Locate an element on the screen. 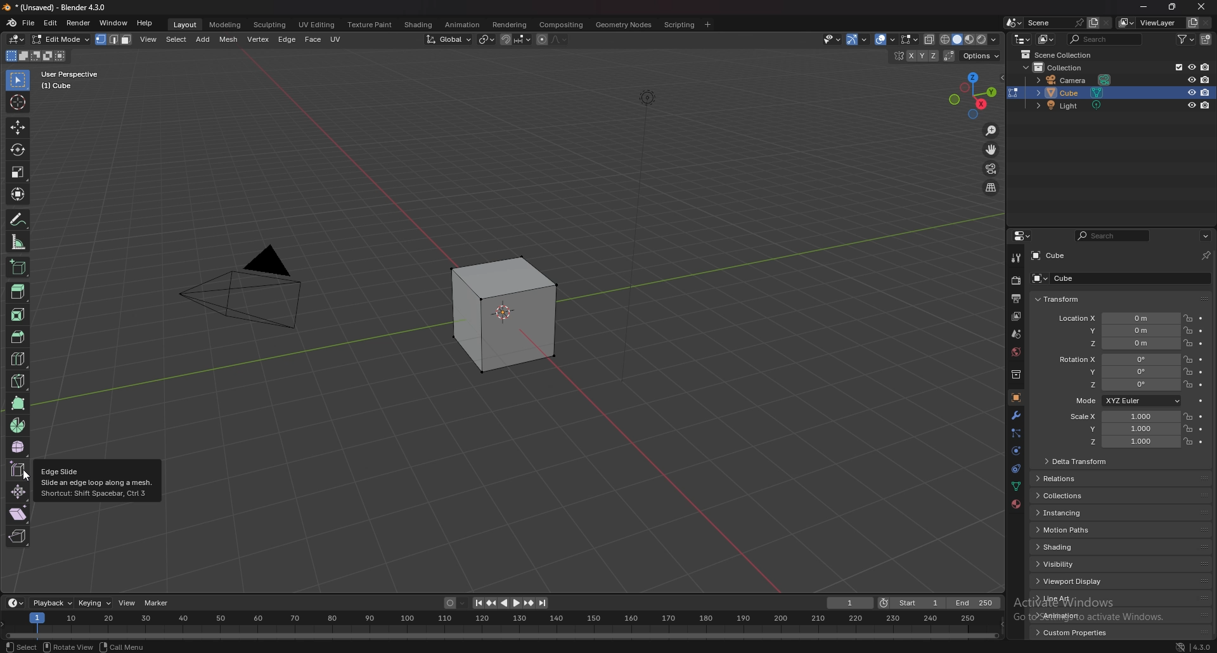  pin is located at coordinates (1204, 255).